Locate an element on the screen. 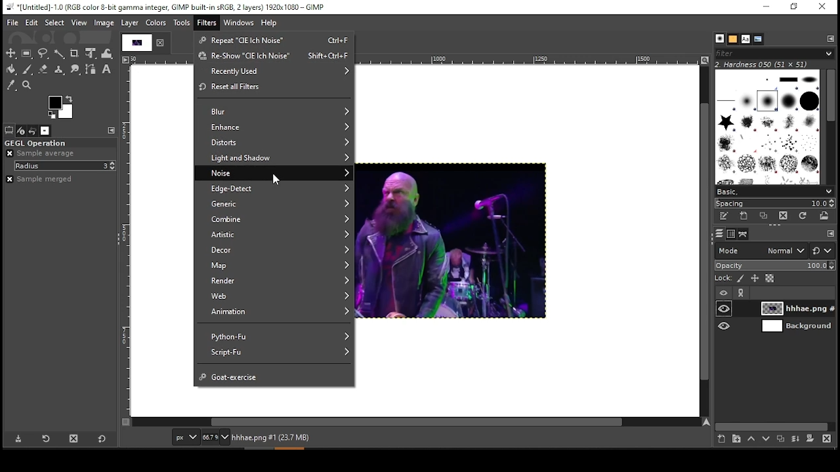  scroll bar is located at coordinates (829, 127).